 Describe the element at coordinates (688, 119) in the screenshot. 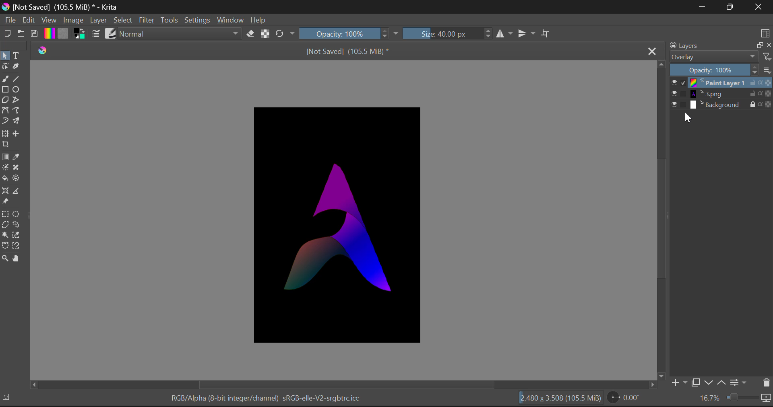

I see `Cursor` at that location.